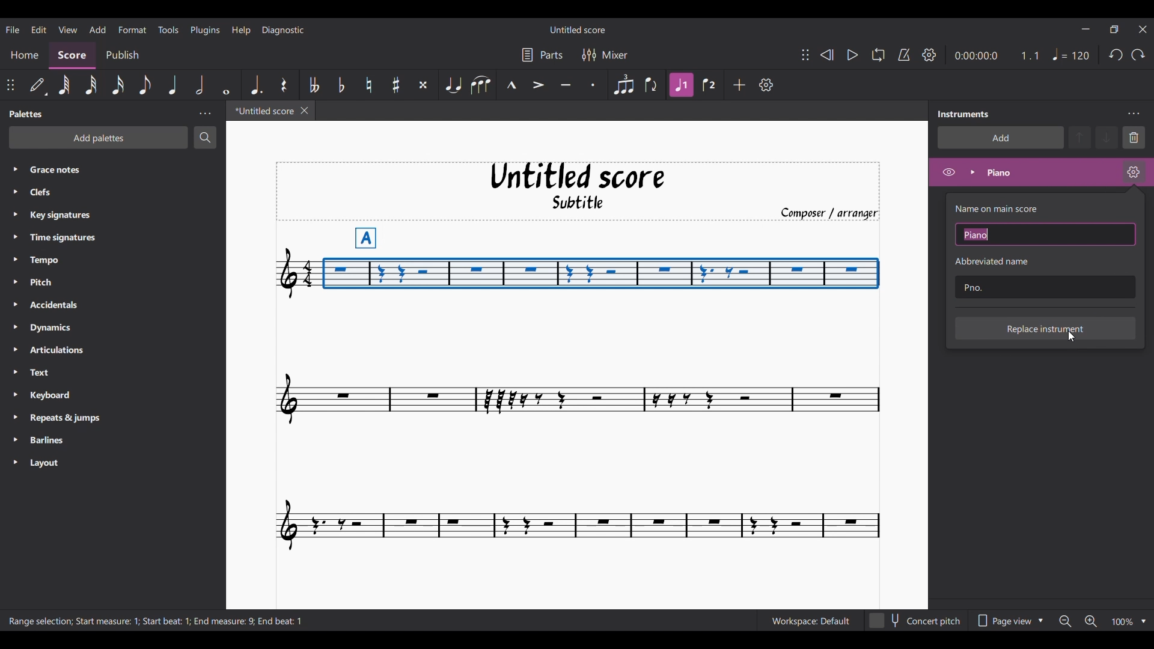 Image resolution: width=1154 pixels, height=649 pixels. I want to click on Zoom factor, so click(1123, 622).